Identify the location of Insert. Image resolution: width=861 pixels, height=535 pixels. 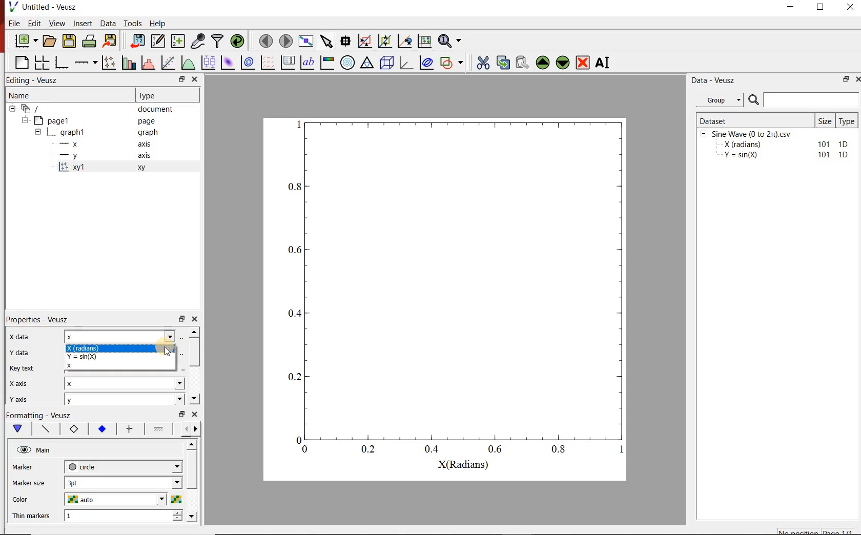
(83, 23).